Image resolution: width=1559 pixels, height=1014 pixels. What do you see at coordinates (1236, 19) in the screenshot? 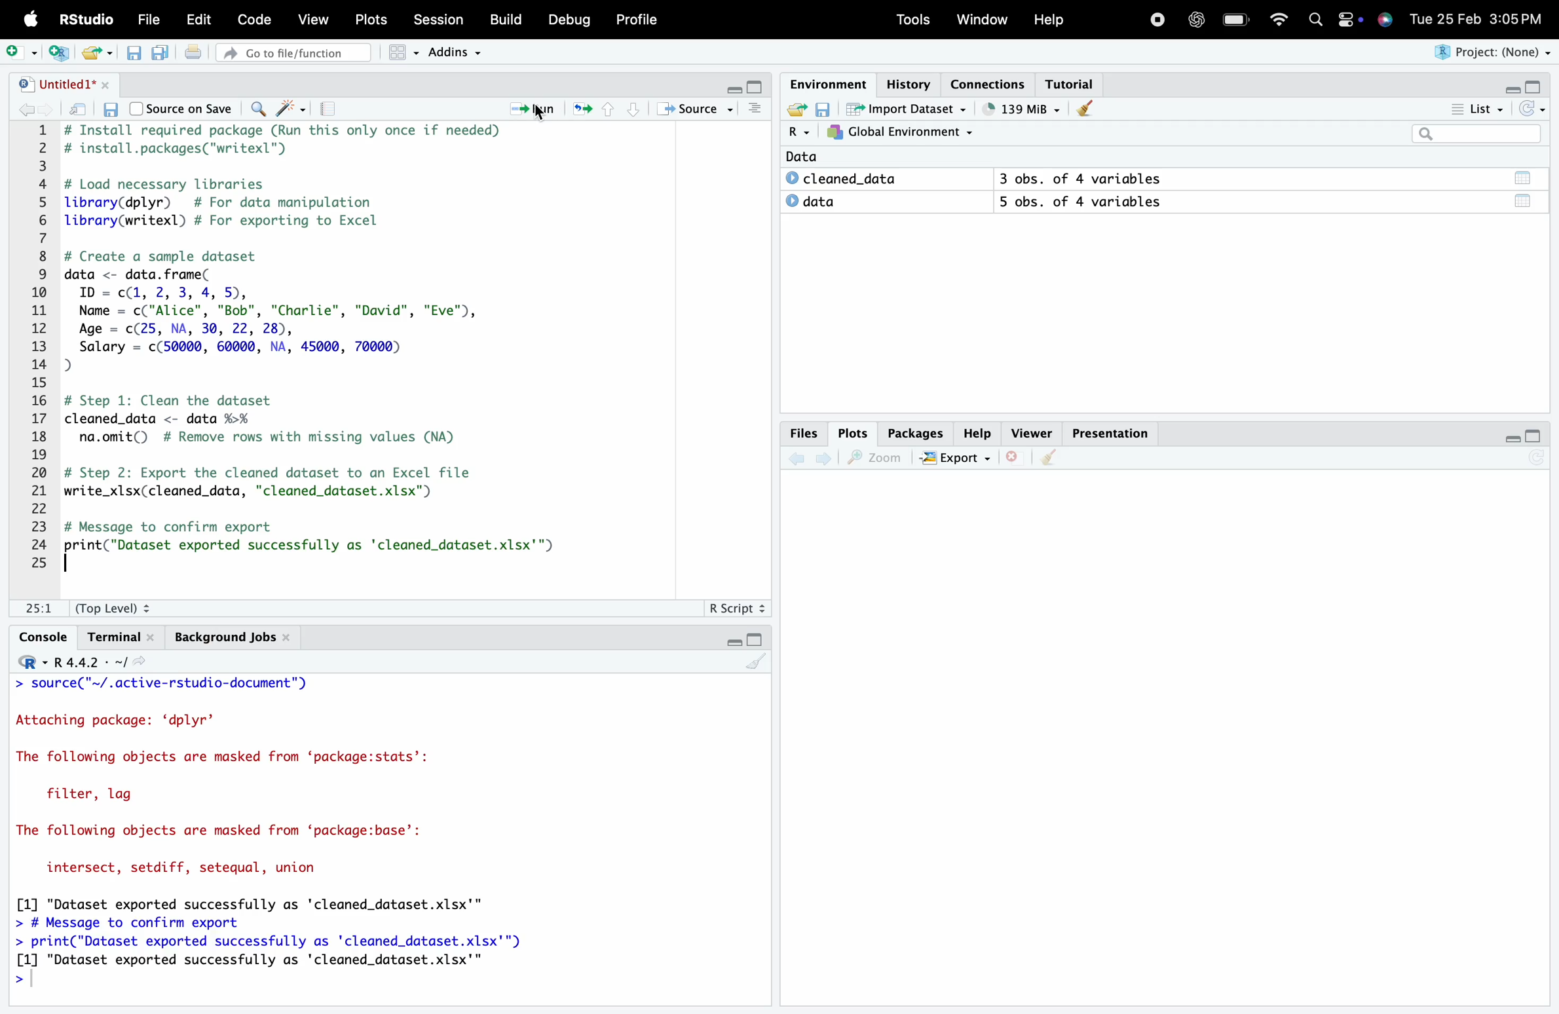
I see `Charging` at bounding box center [1236, 19].